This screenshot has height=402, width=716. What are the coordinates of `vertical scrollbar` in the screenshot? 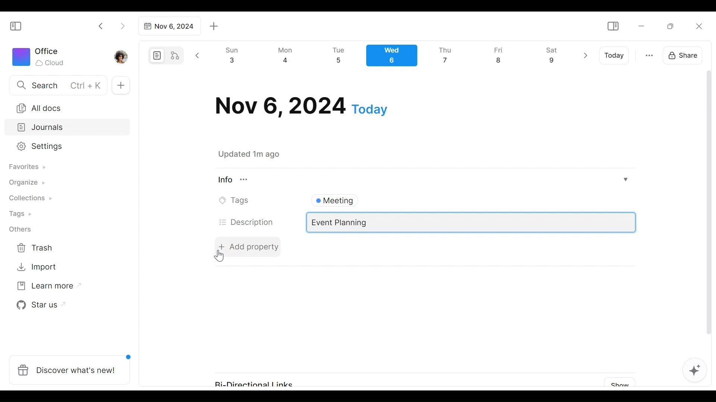 It's located at (709, 211).